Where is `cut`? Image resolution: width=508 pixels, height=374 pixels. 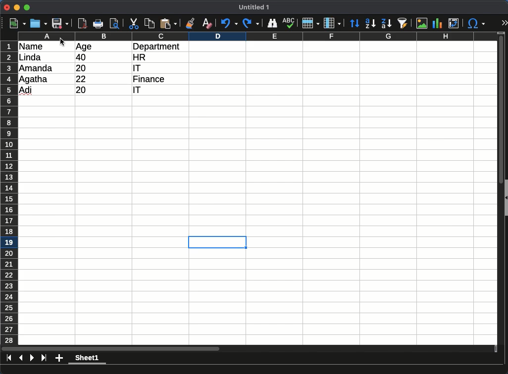 cut is located at coordinates (134, 23).